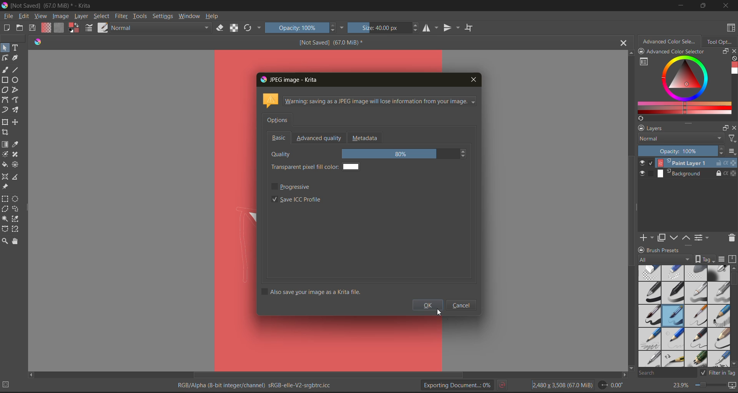 The height and width of the screenshot is (393, 738). I want to click on tools, so click(5, 101).